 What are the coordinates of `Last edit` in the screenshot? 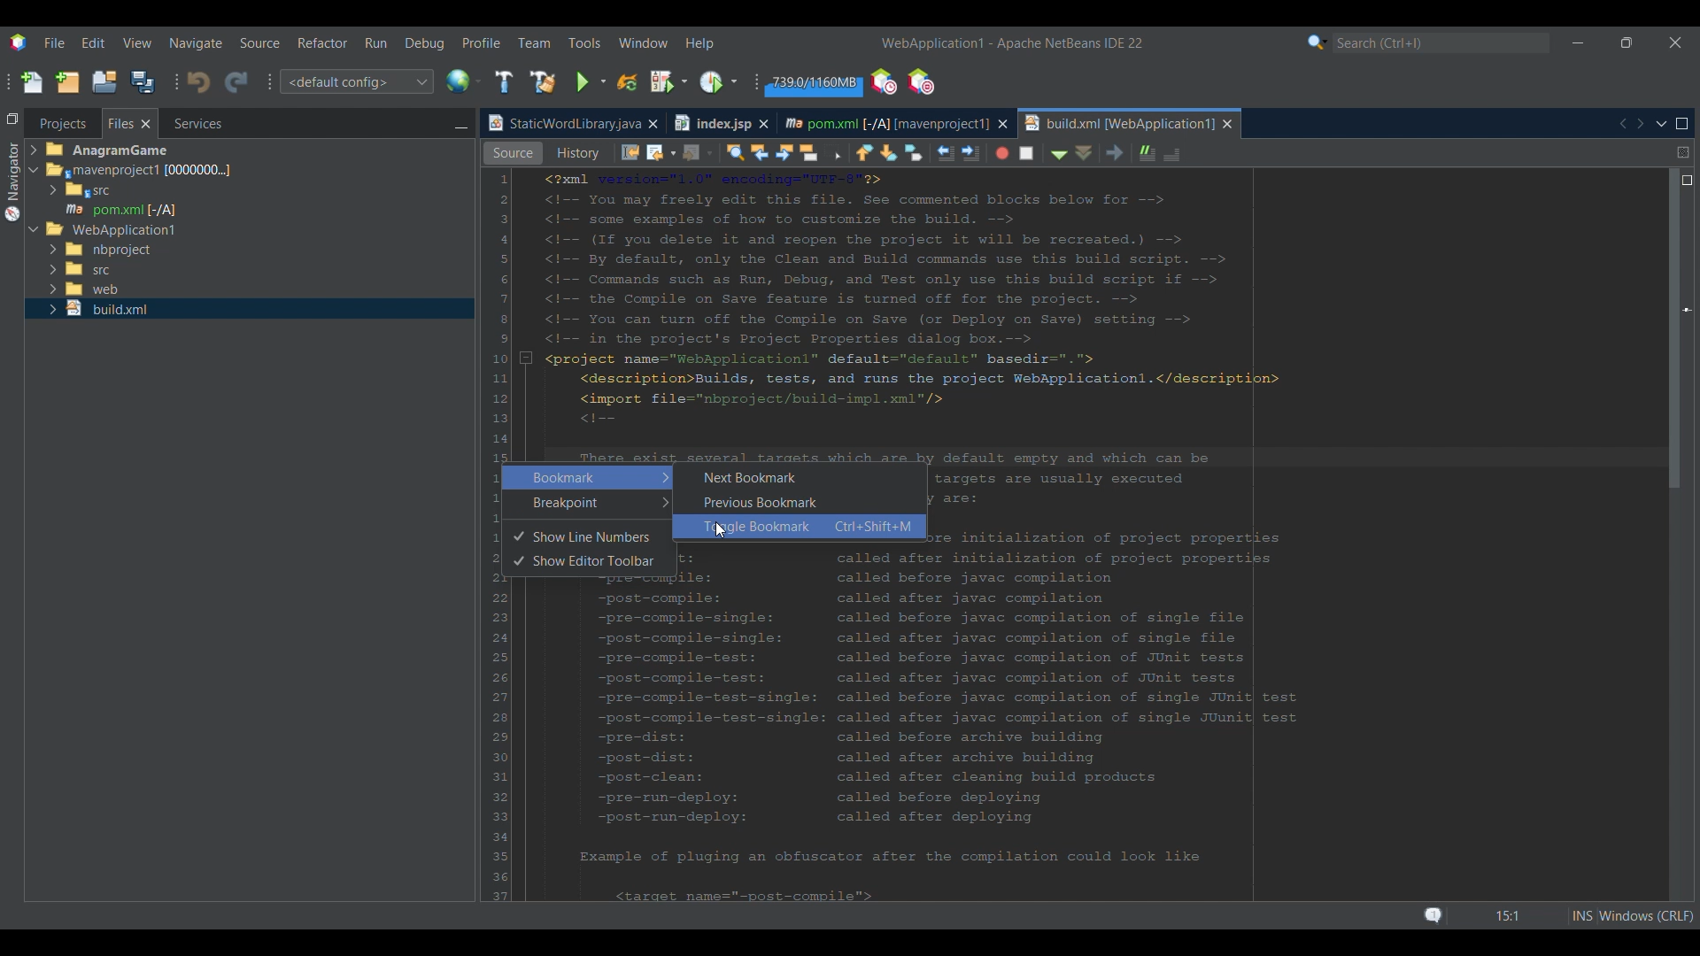 It's located at (790, 151).